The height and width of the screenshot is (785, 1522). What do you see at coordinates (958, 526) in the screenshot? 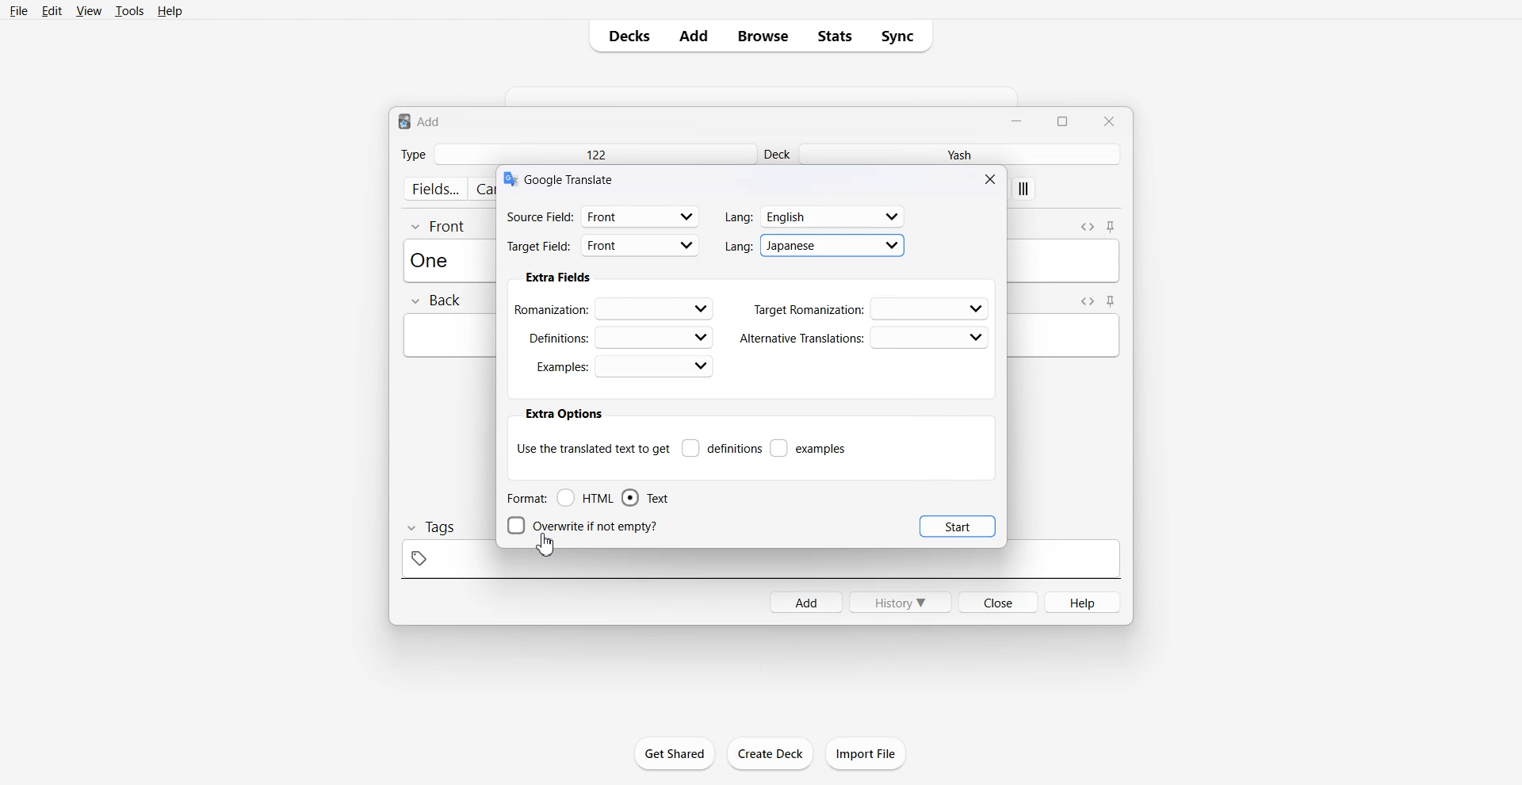
I see `Start` at bounding box center [958, 526].